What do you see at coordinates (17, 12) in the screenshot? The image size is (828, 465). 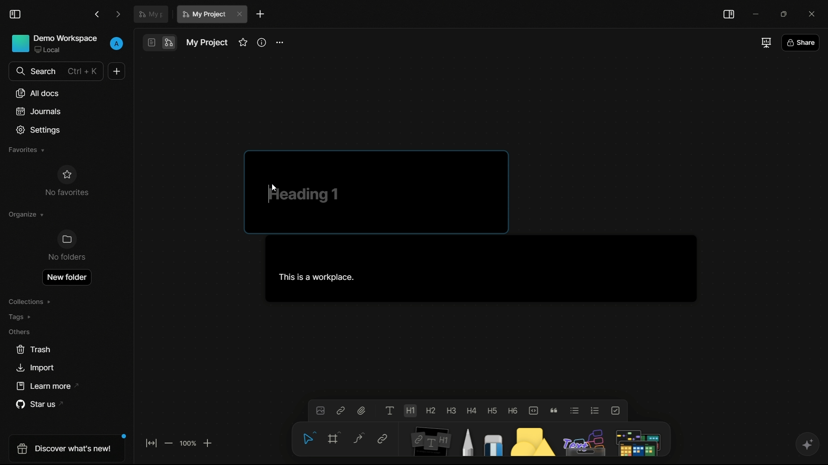 I see `toggle sidebar` at bounding box center [17, 12].